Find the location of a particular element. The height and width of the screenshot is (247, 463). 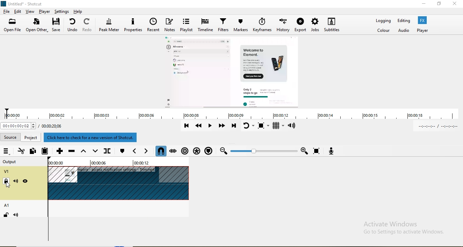

Open other  is located at coordinates (37, 26).